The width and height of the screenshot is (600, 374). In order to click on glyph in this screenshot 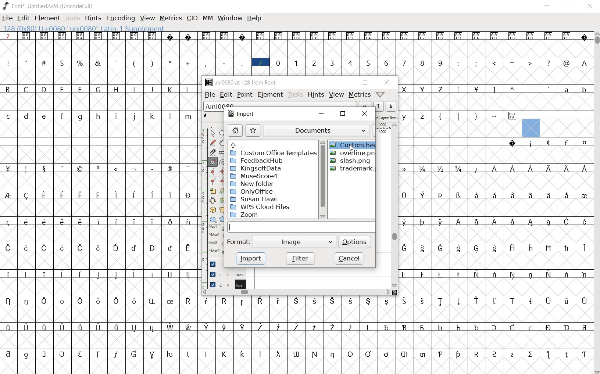, I will do `click(512, 36)`.